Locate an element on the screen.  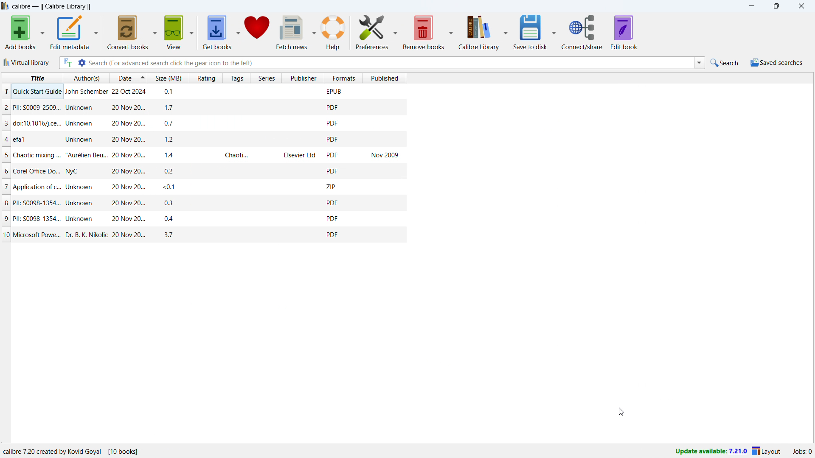
add books is located at coordinates (21, 32).